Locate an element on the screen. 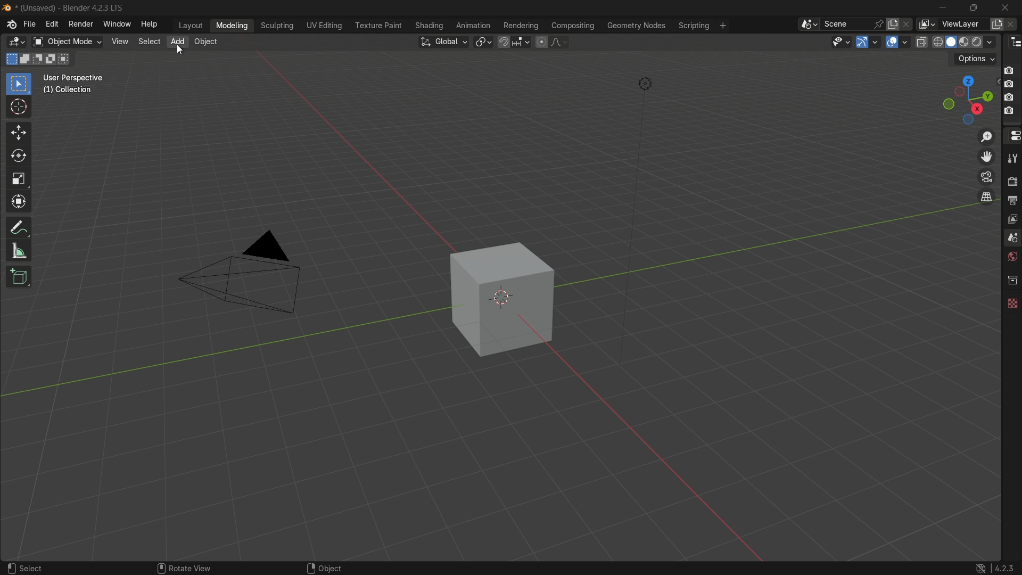  extend existing selection is located at coordinates (26, 59).